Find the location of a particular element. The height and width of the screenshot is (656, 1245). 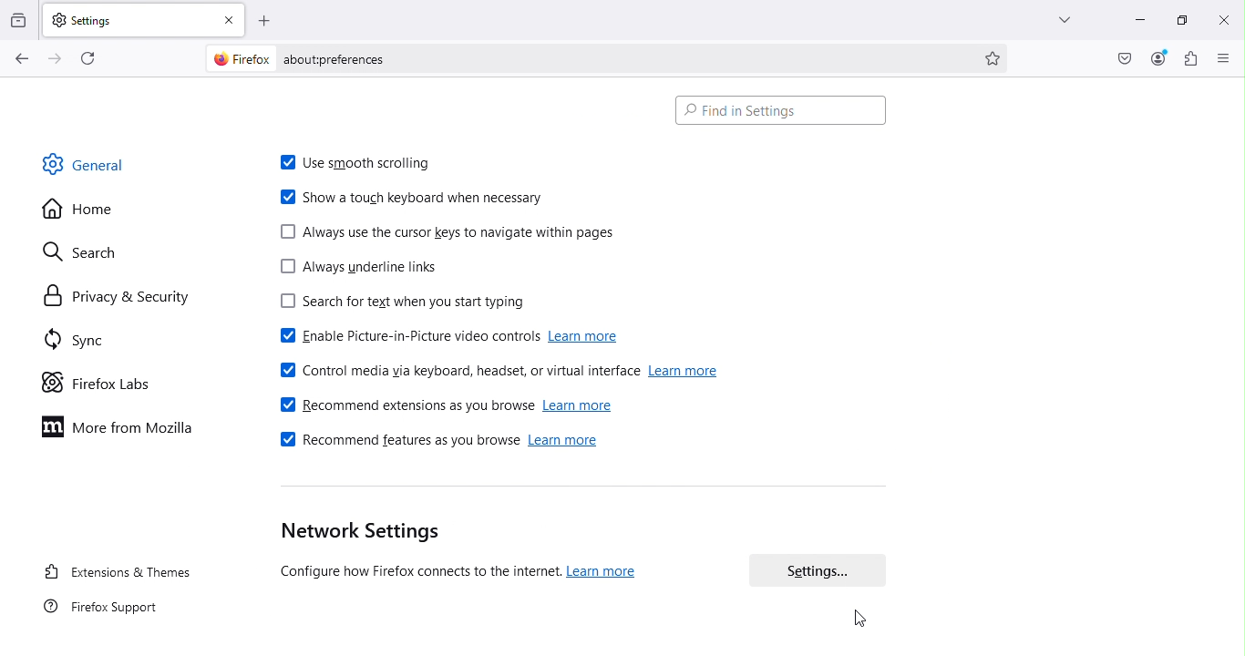

FireFox support is located at coordinates (97, 613).